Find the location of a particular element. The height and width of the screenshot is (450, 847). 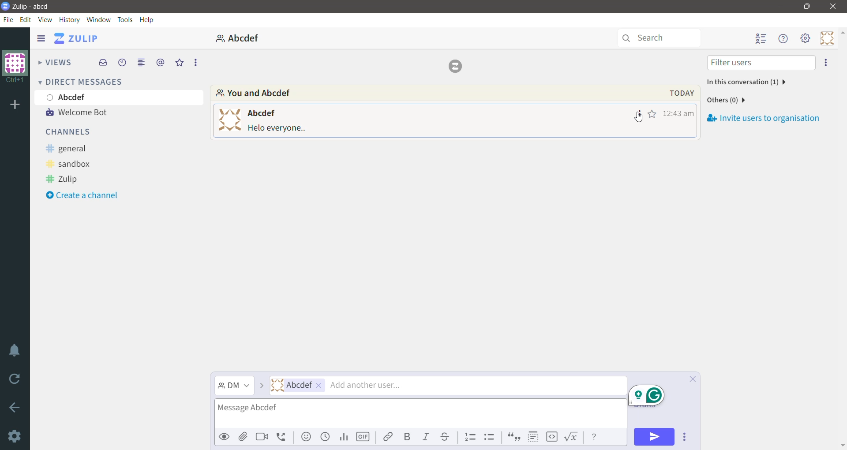

Personal Menu is located at coordinates (825, 38).